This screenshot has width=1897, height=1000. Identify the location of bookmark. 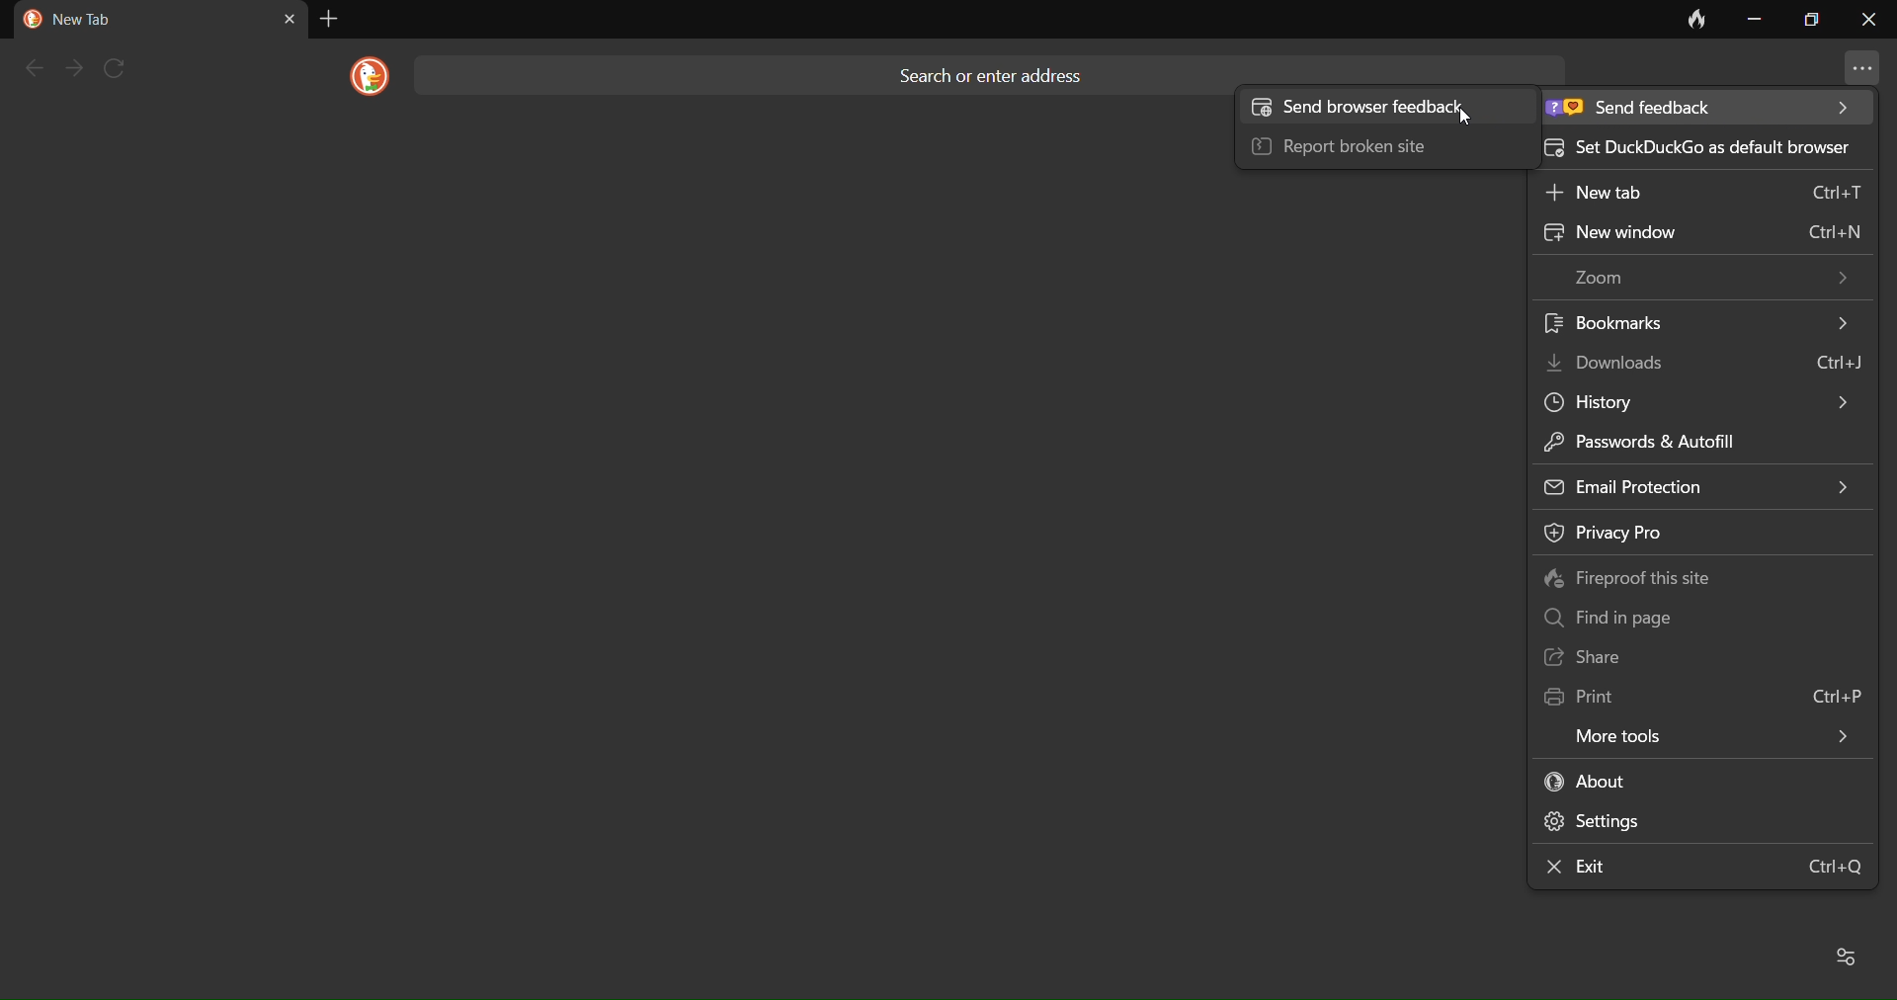
(1699, 323).